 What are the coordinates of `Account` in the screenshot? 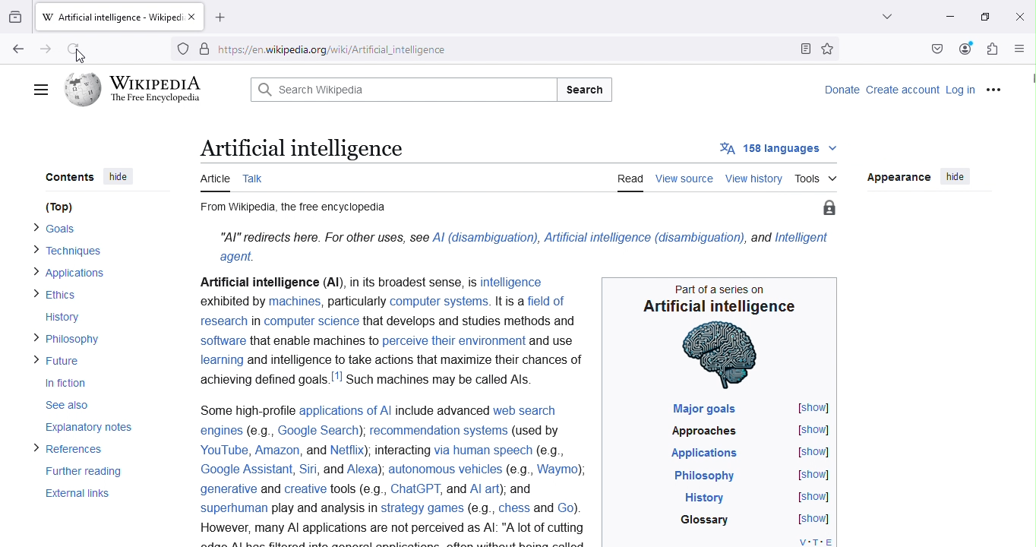 It's located at (965, 49).